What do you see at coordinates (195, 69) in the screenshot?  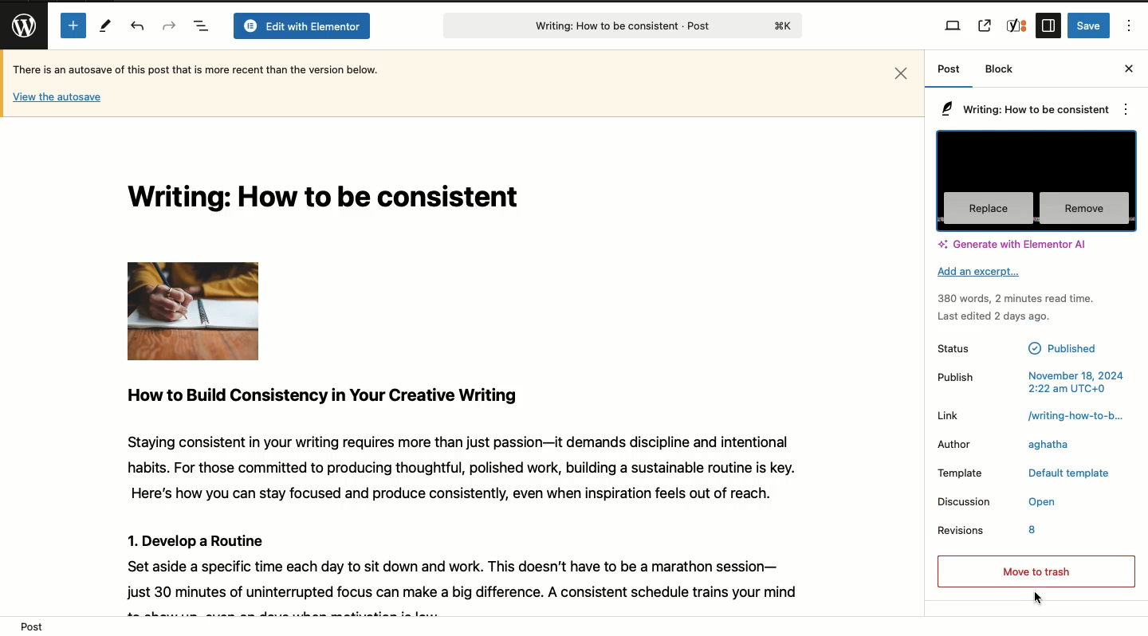 I see `There is an autosave of this post that is more recent than the version below.` at bounding box center [195, 69].